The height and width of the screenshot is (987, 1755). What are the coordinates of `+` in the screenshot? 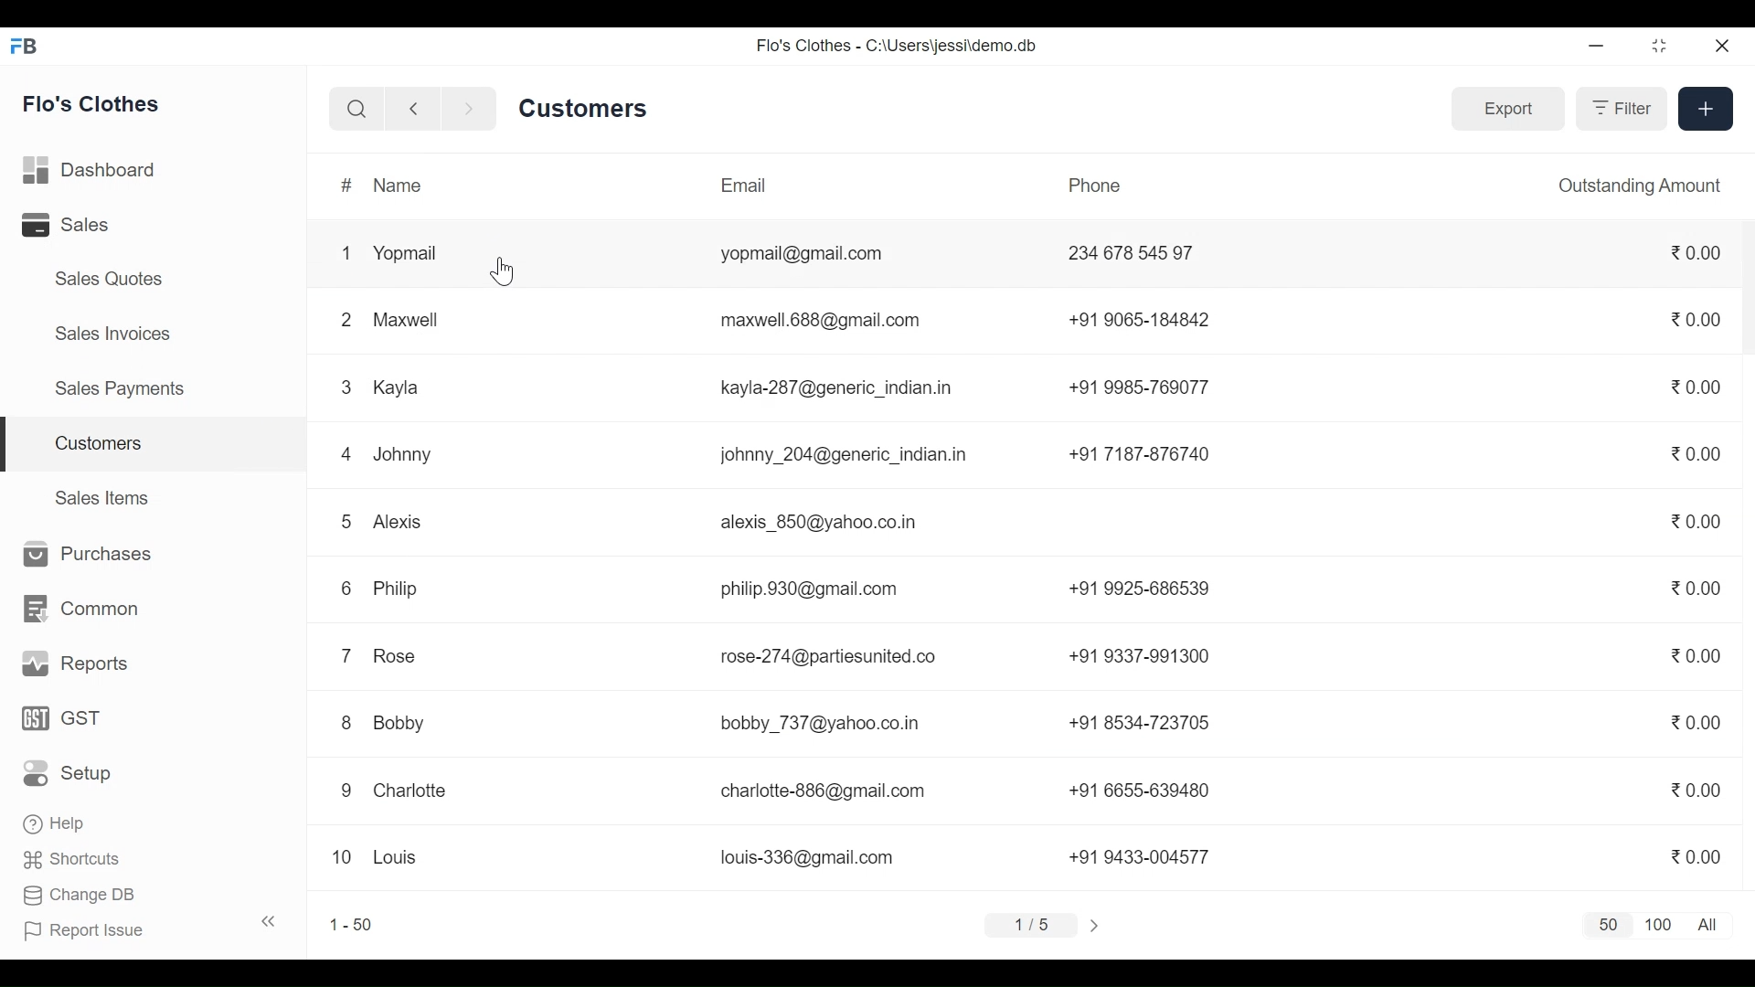 It's located at (1708, 110).